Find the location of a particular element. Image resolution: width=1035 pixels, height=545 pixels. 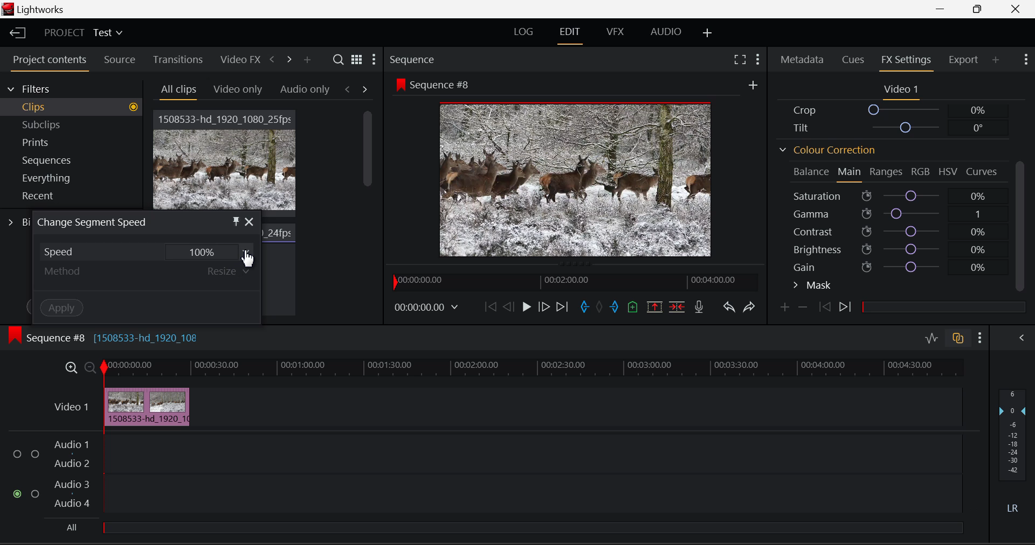

Audio Level Editing is located at coordinates (931, 338).